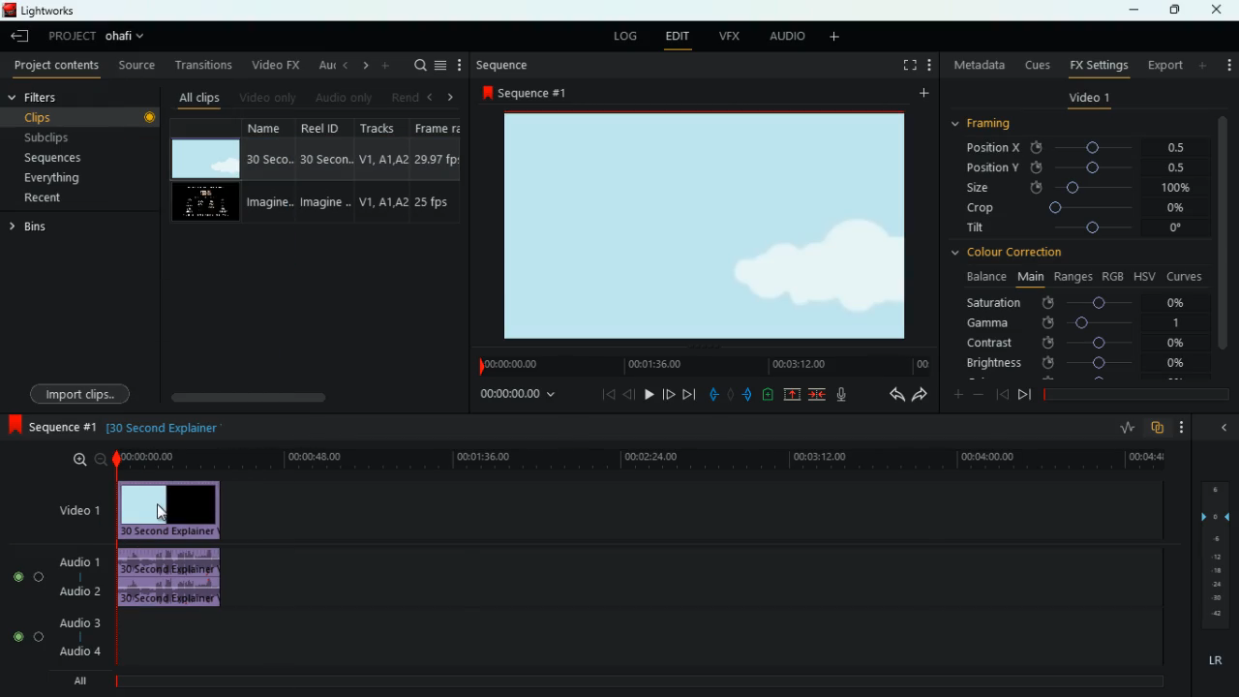 The image size is (1239, 697). Describe the element at coordinates (1144, 276) in the screenshot. I see `hsv` at that location.